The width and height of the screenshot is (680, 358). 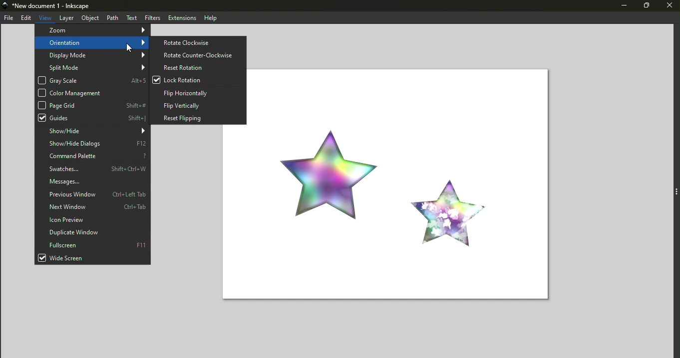 I want to click on Zoom, so click(x=91, y=30).